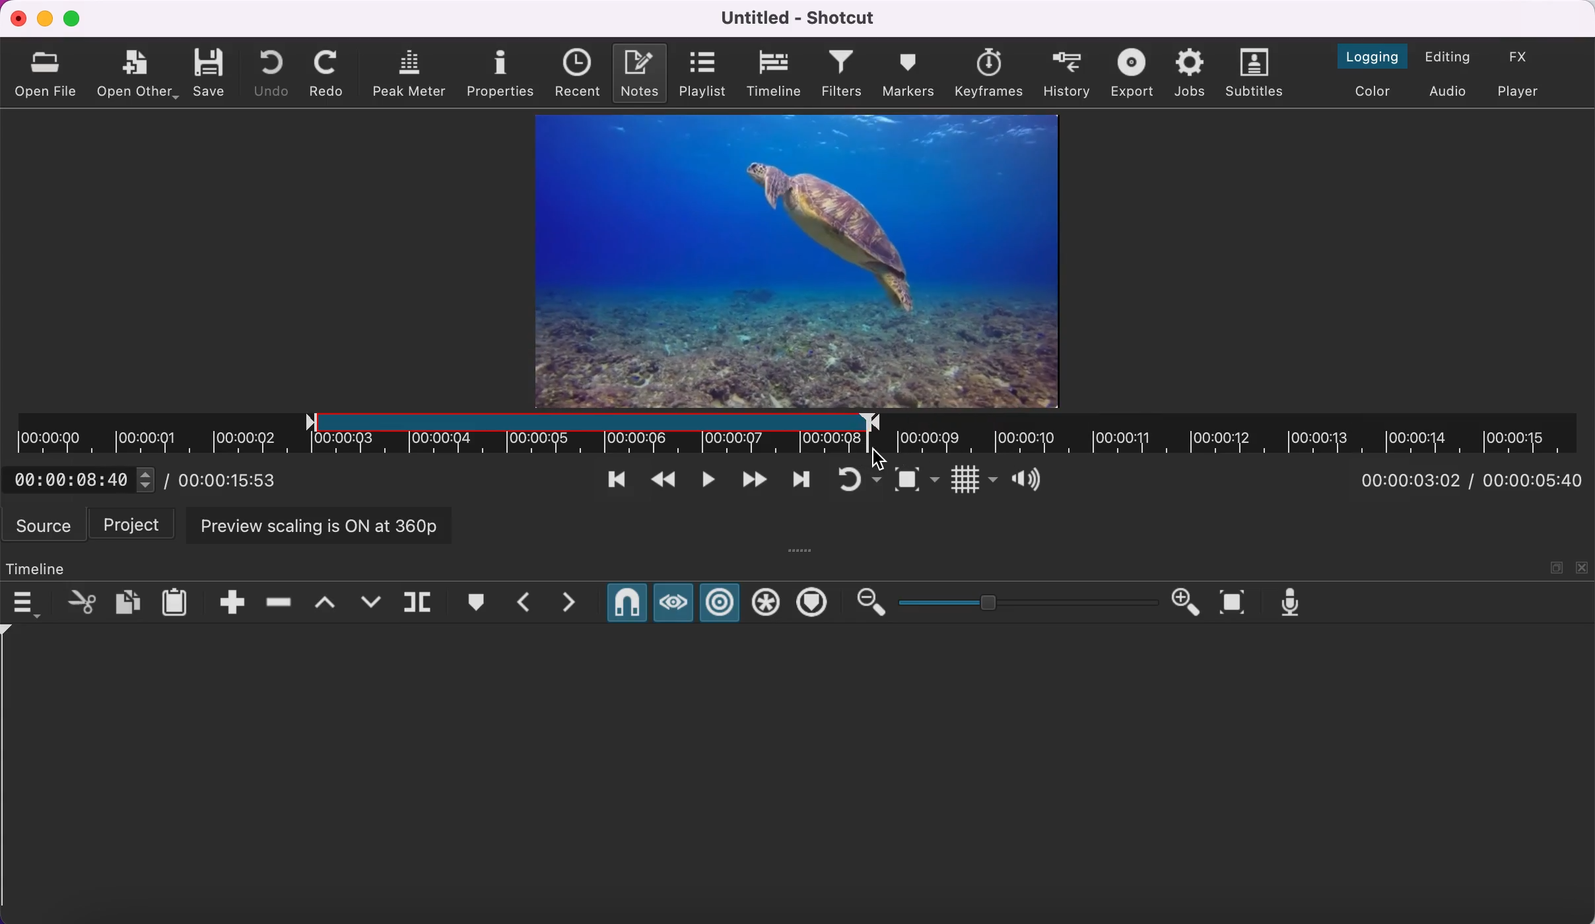  I want to click on switch to the editing layout, so click(1452, 56).